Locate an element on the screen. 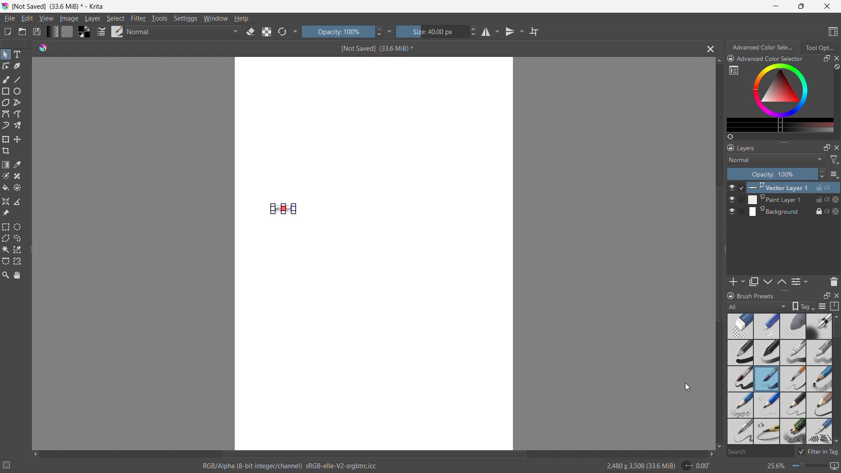 The image size is (841, 473). contigious selection tool is located at coordinates (6, 250).